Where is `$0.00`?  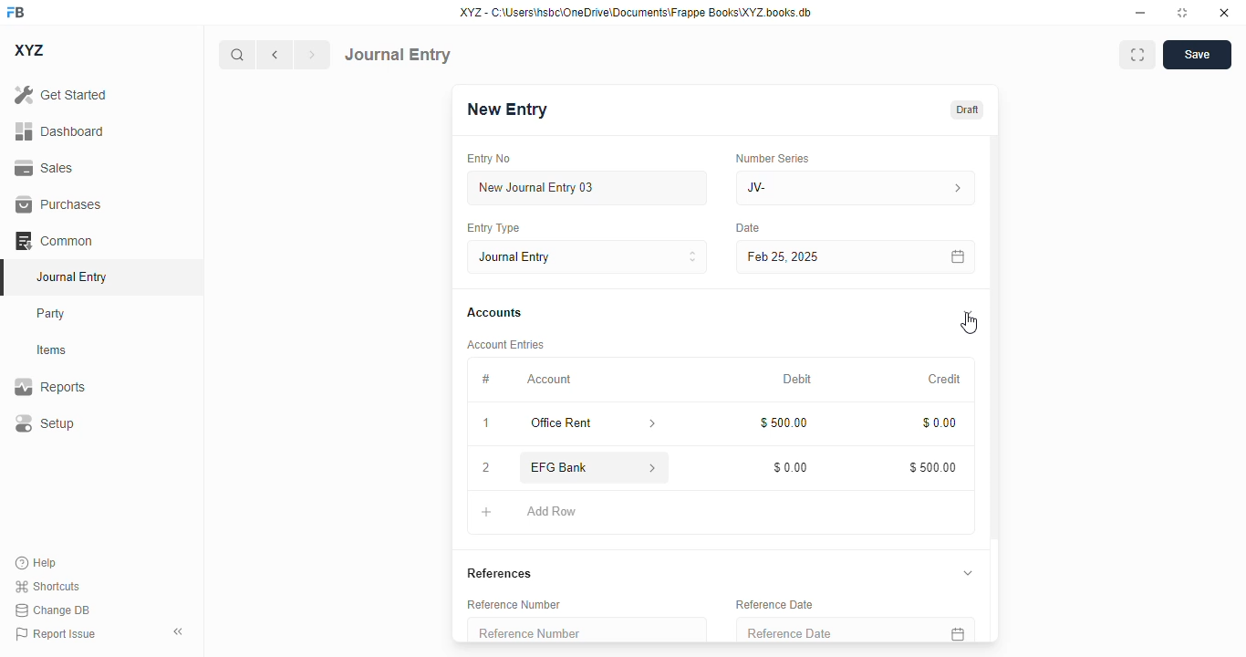
$0.00 is located at coordinates (940, 423).